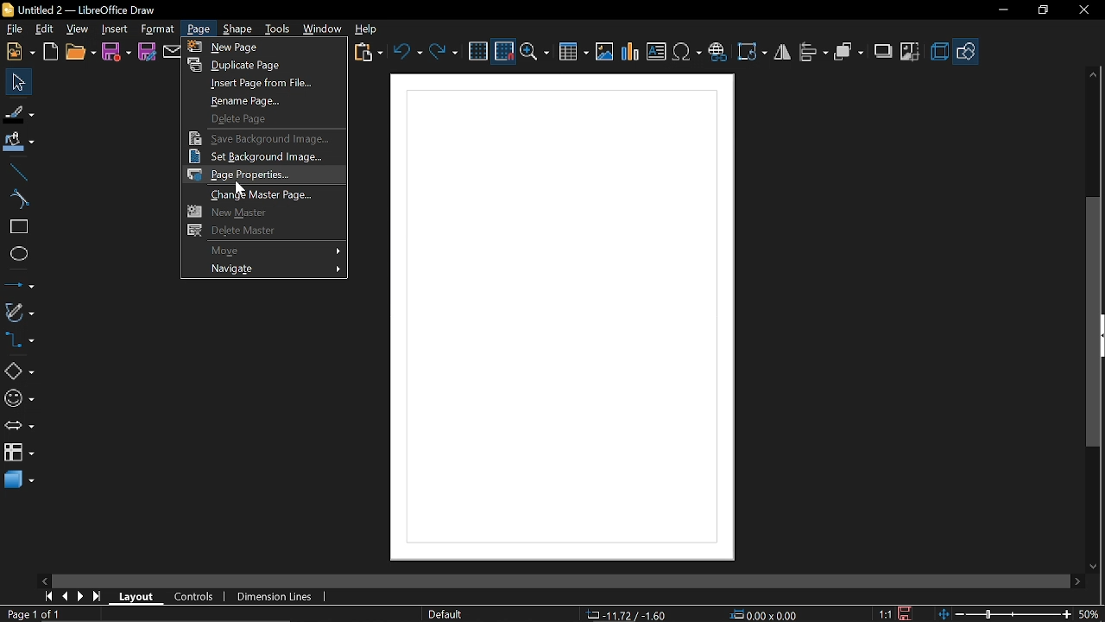 This screenshot has height=622, width=1105. What do you see at coordinates (33, 614) in the screenshot?
I see `Current page` at bounding box center [33, 614].